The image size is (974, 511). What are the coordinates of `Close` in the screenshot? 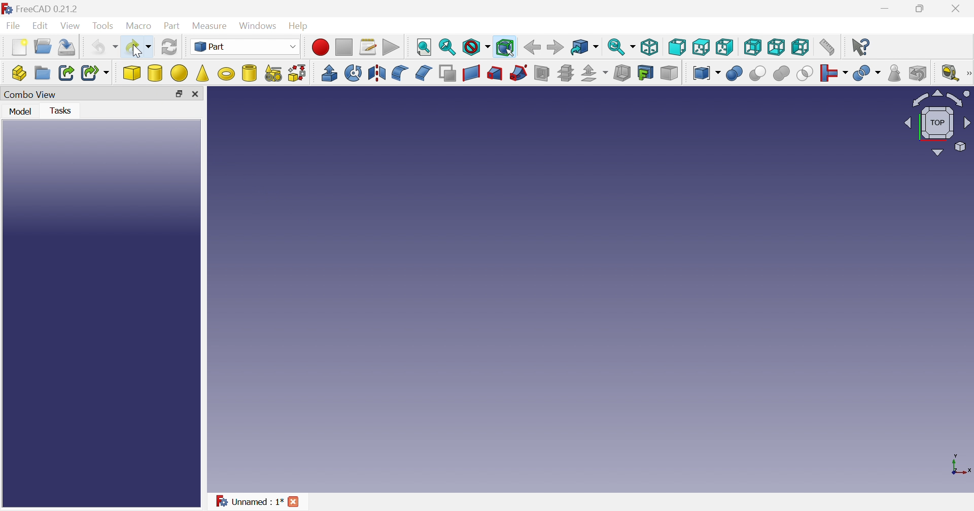 It's located at (196, 95).